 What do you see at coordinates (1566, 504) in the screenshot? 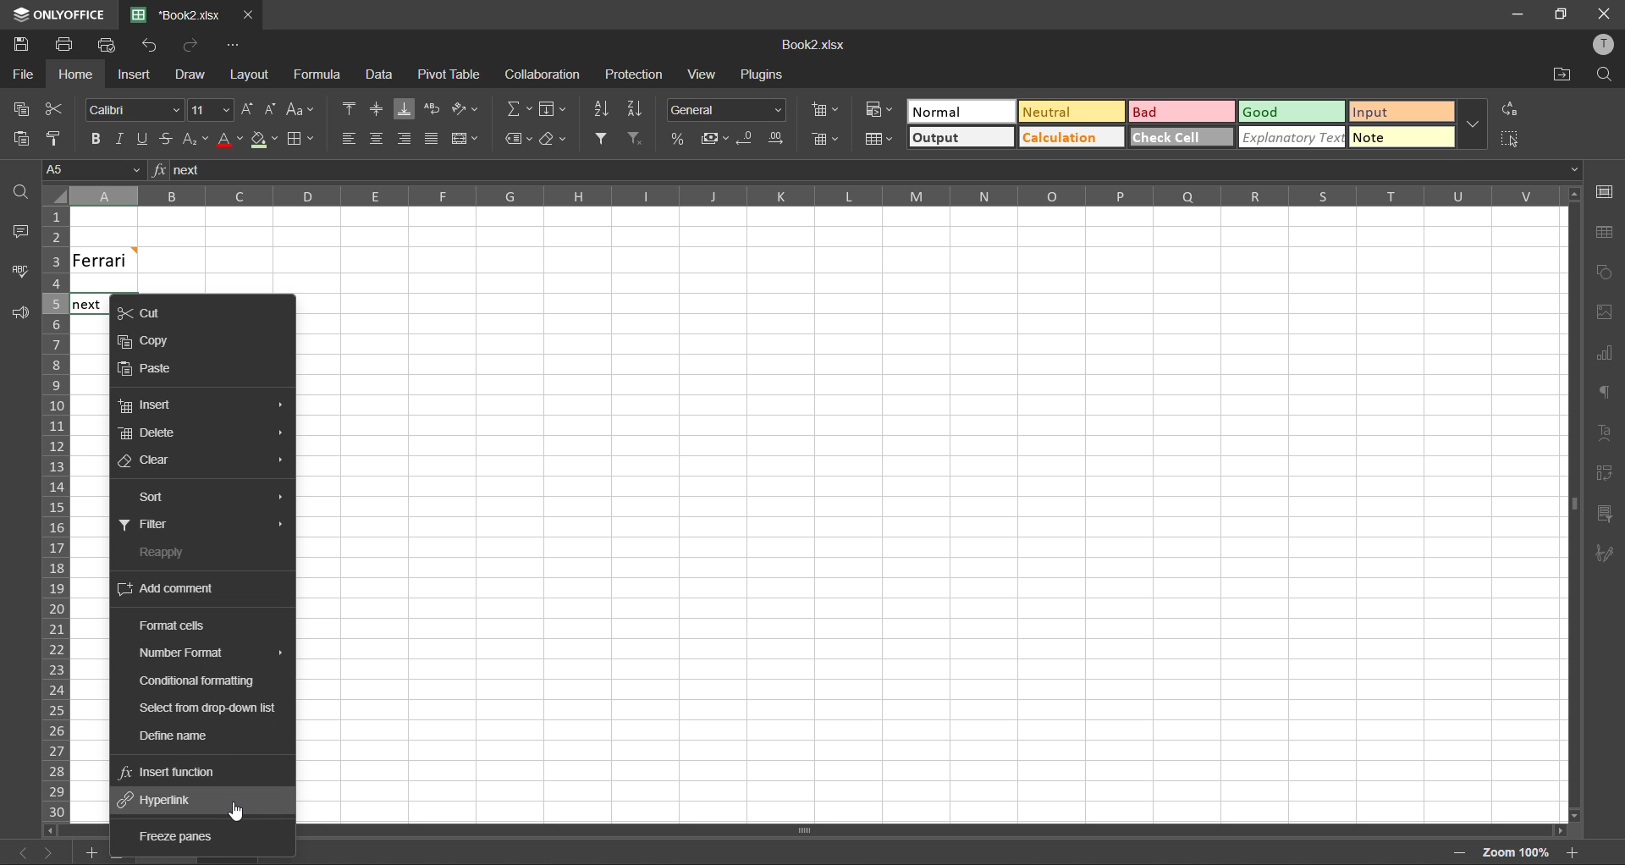
I see `Horizontal Scrollbar` at bounding box center [1566, 504].